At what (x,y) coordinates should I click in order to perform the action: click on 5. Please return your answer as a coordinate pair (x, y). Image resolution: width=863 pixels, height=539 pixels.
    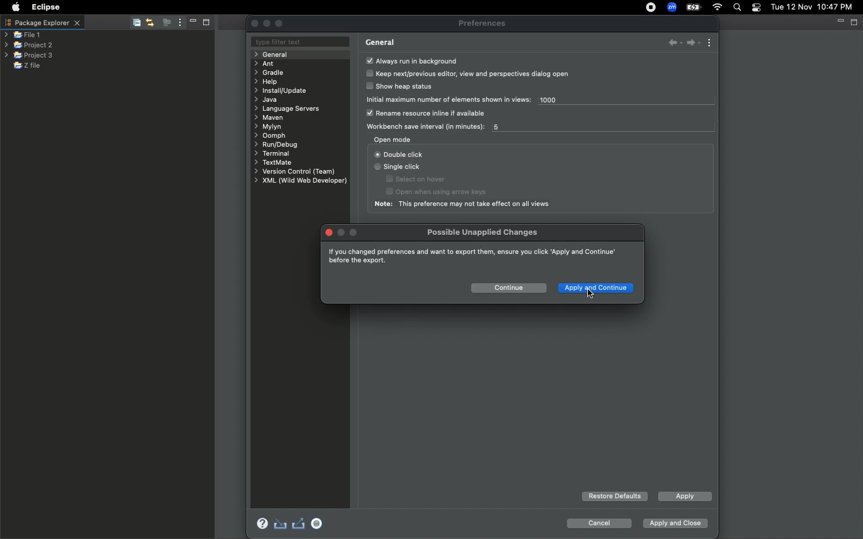
    Looking at the image, I should click on (501, 128).